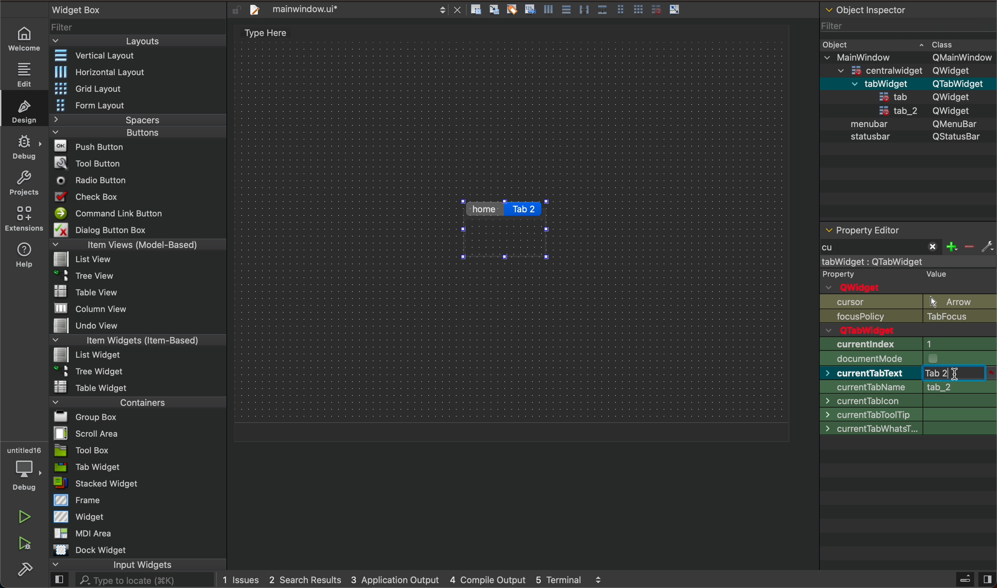 The image size is (997, 588). Describe the element at coordinates (909, 386) in the screenshot. I see `` at that location.